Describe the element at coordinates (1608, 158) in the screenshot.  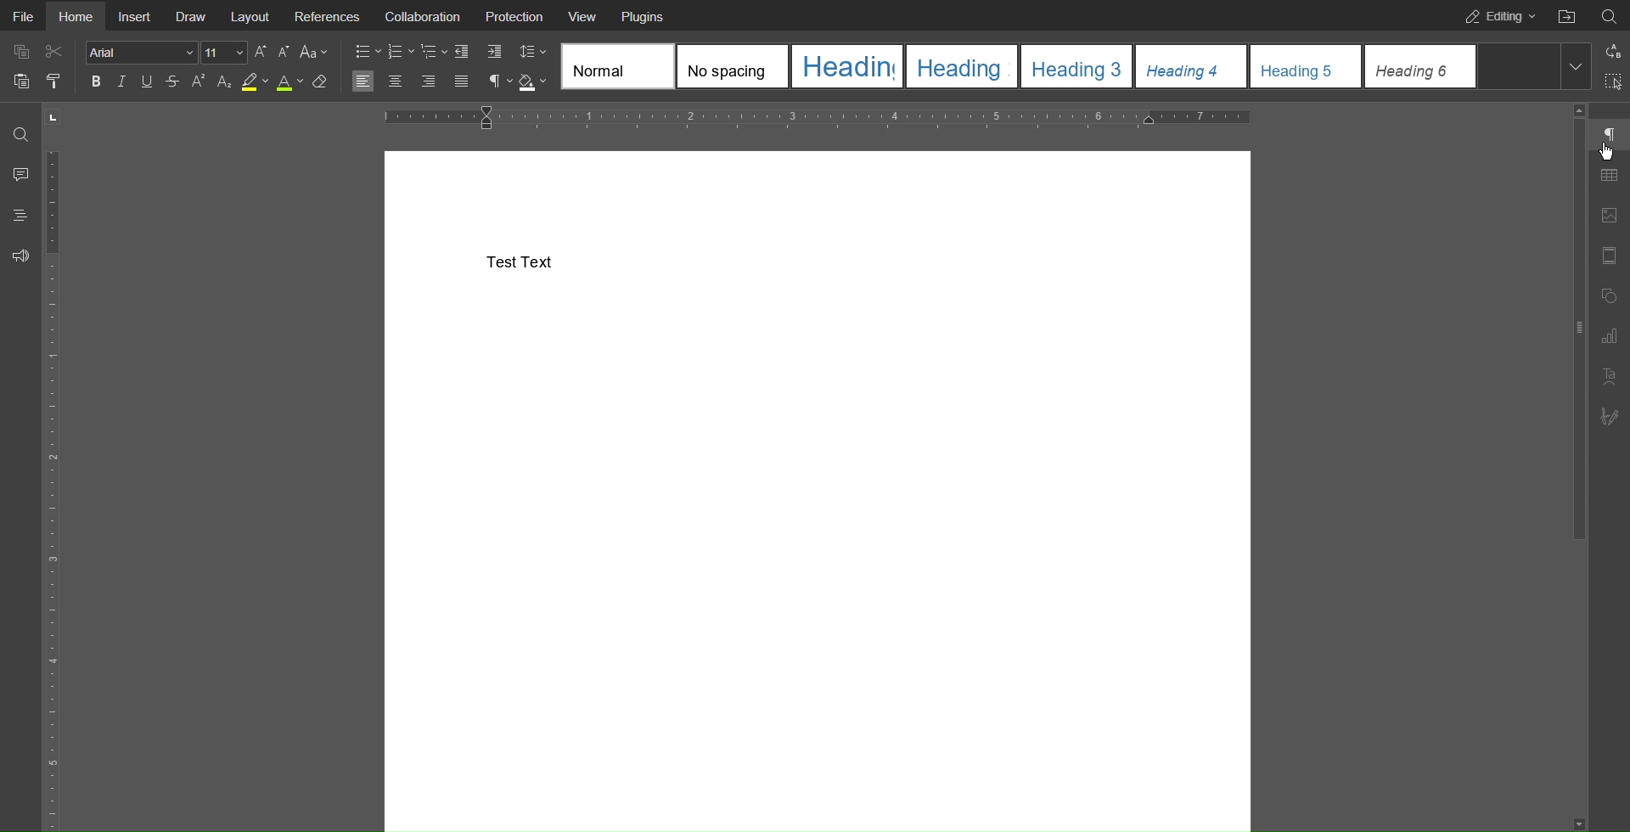
I see `` at that location.